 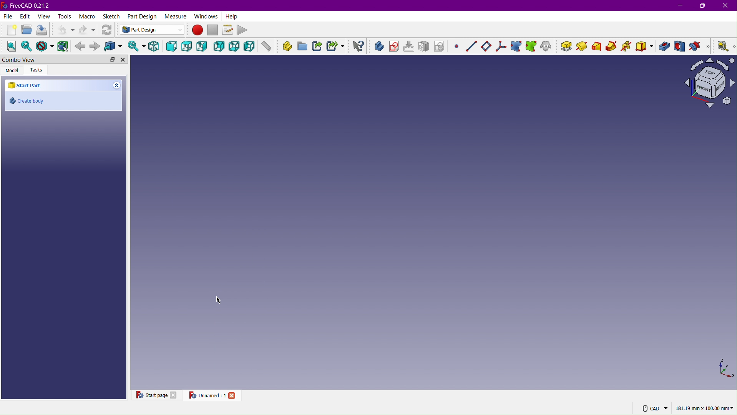 I want to click on Start Part, so click(x=35, y=85).